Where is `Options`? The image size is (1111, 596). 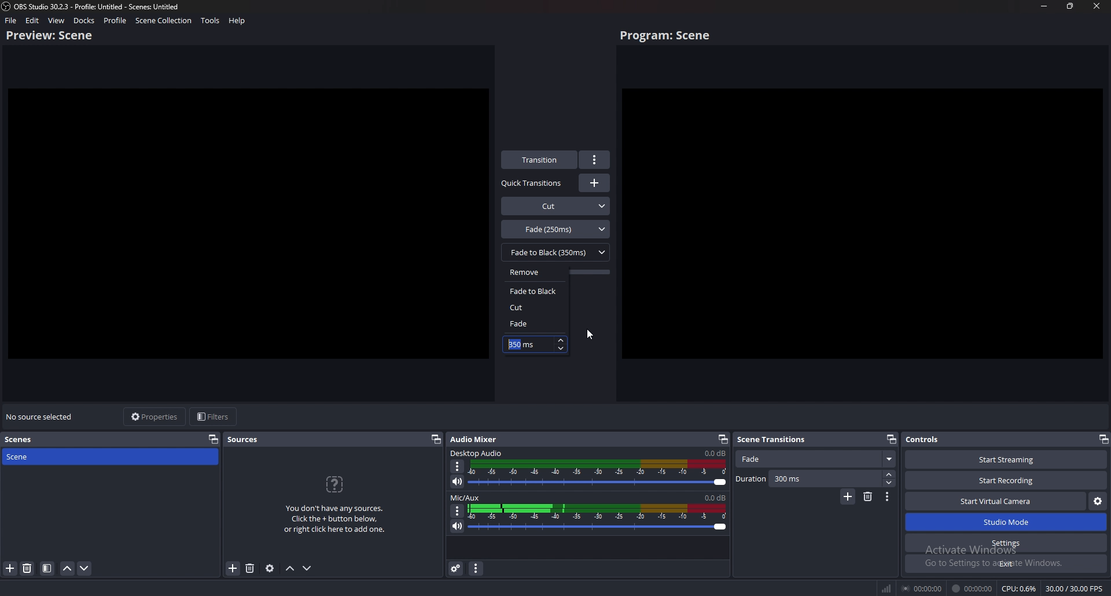
Options is located at coordinates (457, 510).